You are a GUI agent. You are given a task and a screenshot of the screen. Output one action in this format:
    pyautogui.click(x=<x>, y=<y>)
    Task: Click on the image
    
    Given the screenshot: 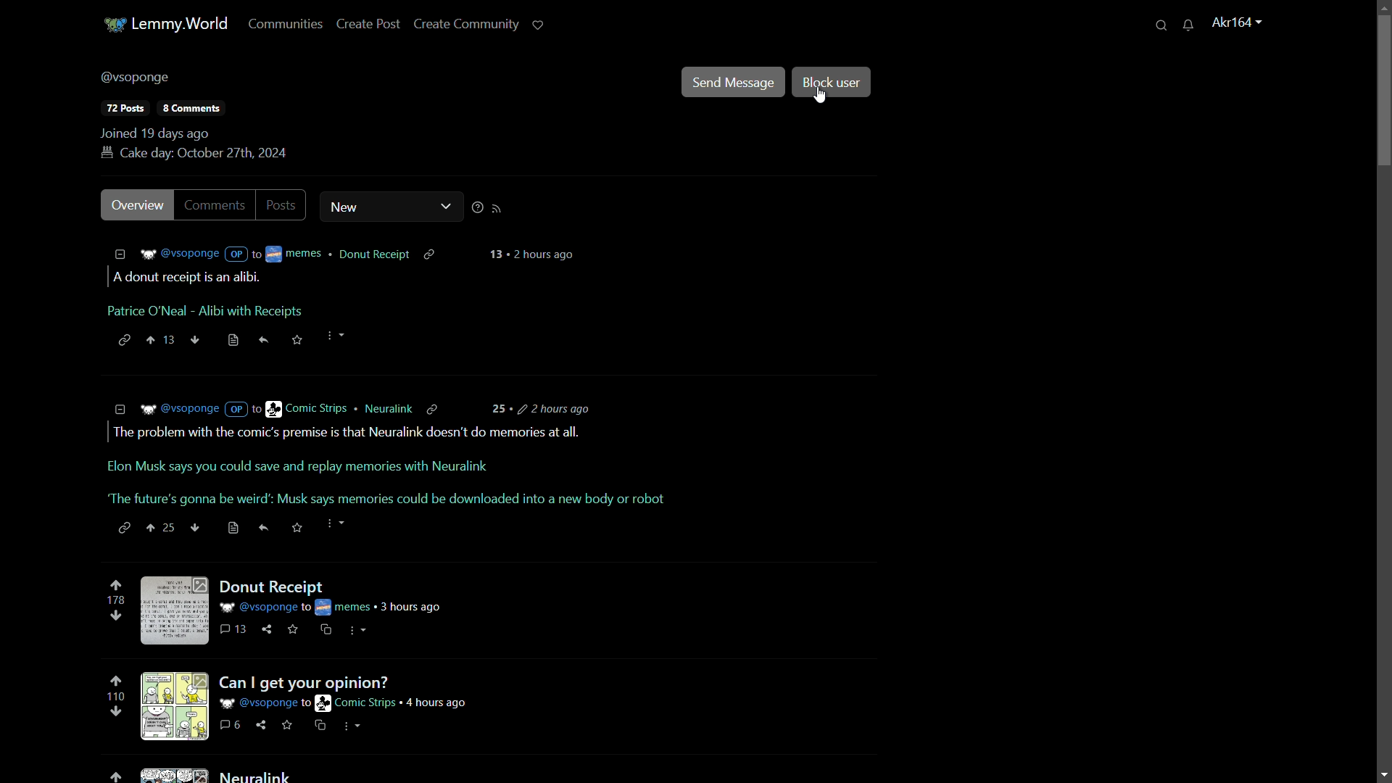 What is the action you would take?
    pyautogui.click(x=178, y=611)
    